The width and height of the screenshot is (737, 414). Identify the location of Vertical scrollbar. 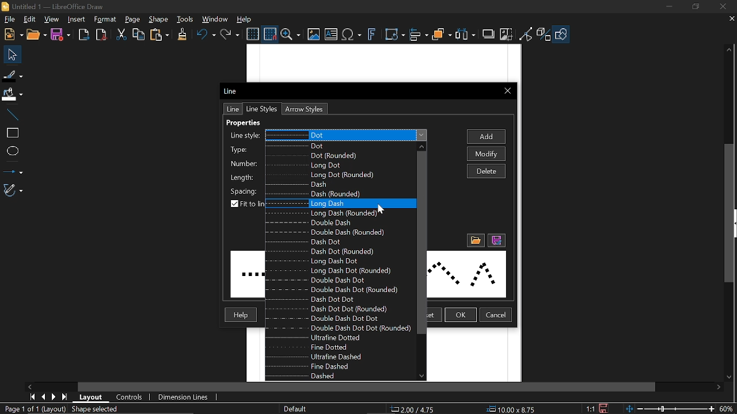
(732, 213).